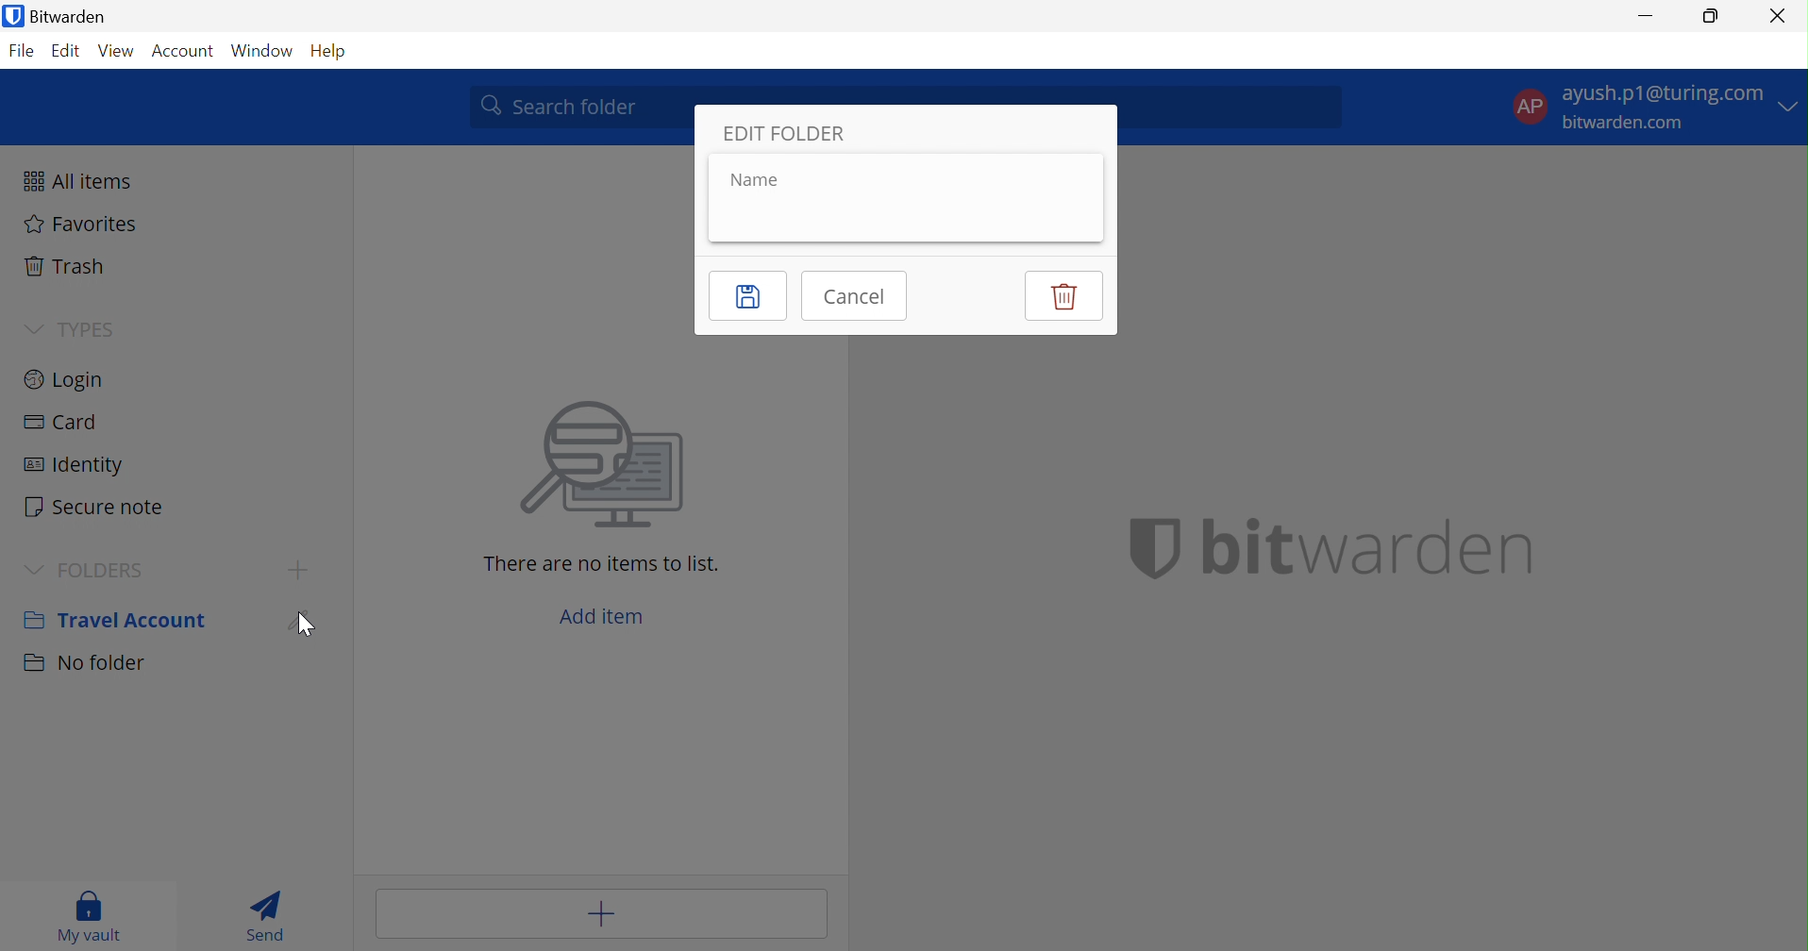 Image resolution: width=1808 pixels, height=951 pixels. What do you see at coordinates (298, 572) in the screenshot?
I see `Add Folder` at bounding box center [298, 572].